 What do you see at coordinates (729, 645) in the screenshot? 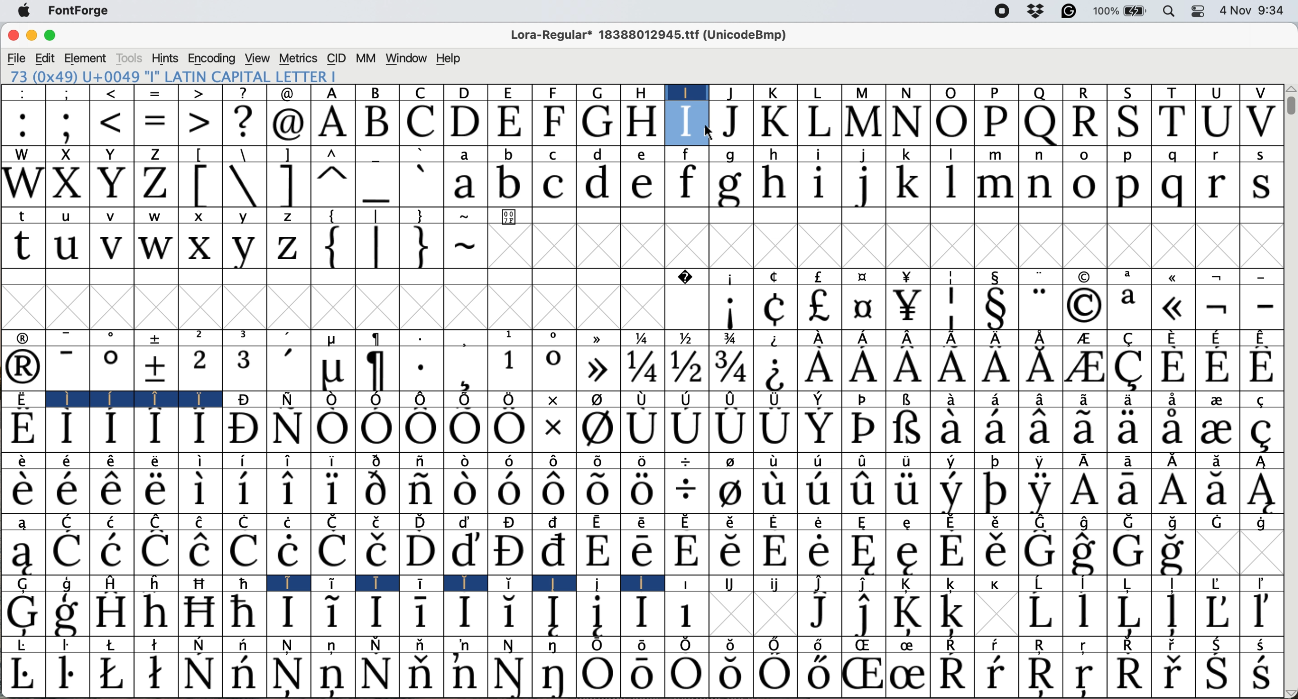
I see `Symbol` at bounding box center [729, 645].